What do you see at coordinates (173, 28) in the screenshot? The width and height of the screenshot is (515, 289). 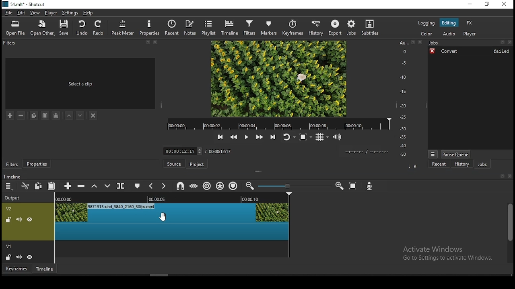 I see `recent` at bounding box center [173, 28].